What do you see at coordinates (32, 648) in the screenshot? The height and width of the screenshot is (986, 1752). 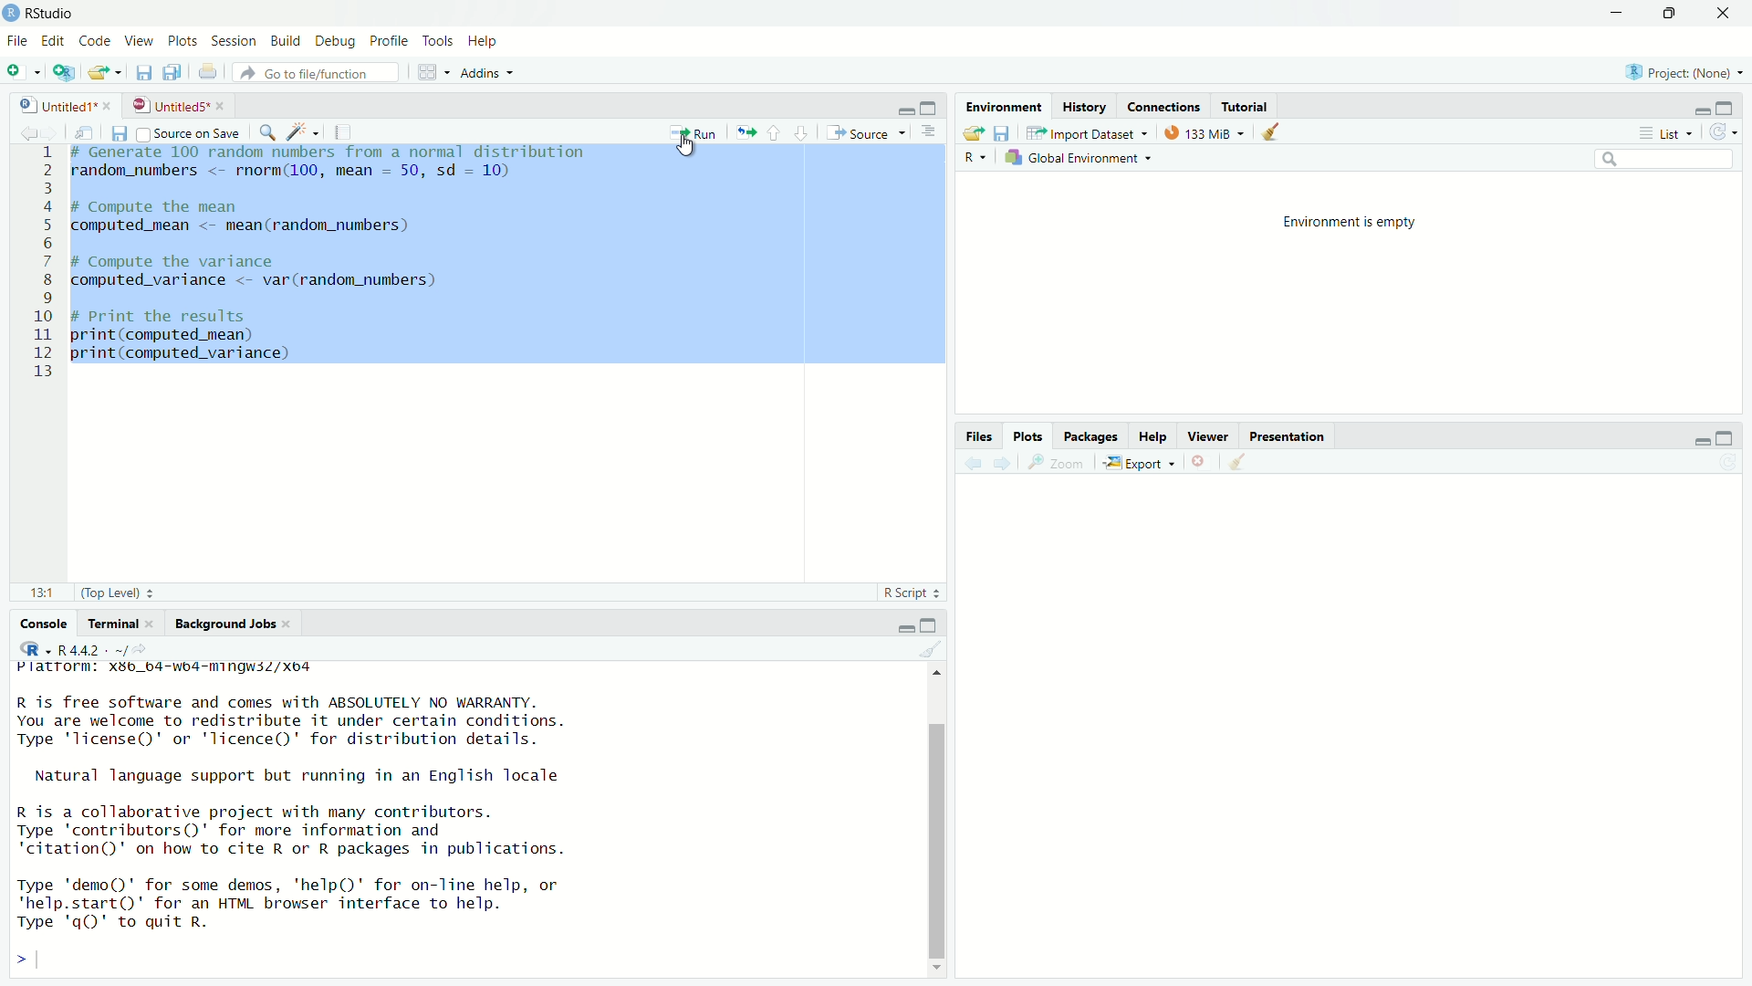 I see `select language` at bounding box center [32, 648].